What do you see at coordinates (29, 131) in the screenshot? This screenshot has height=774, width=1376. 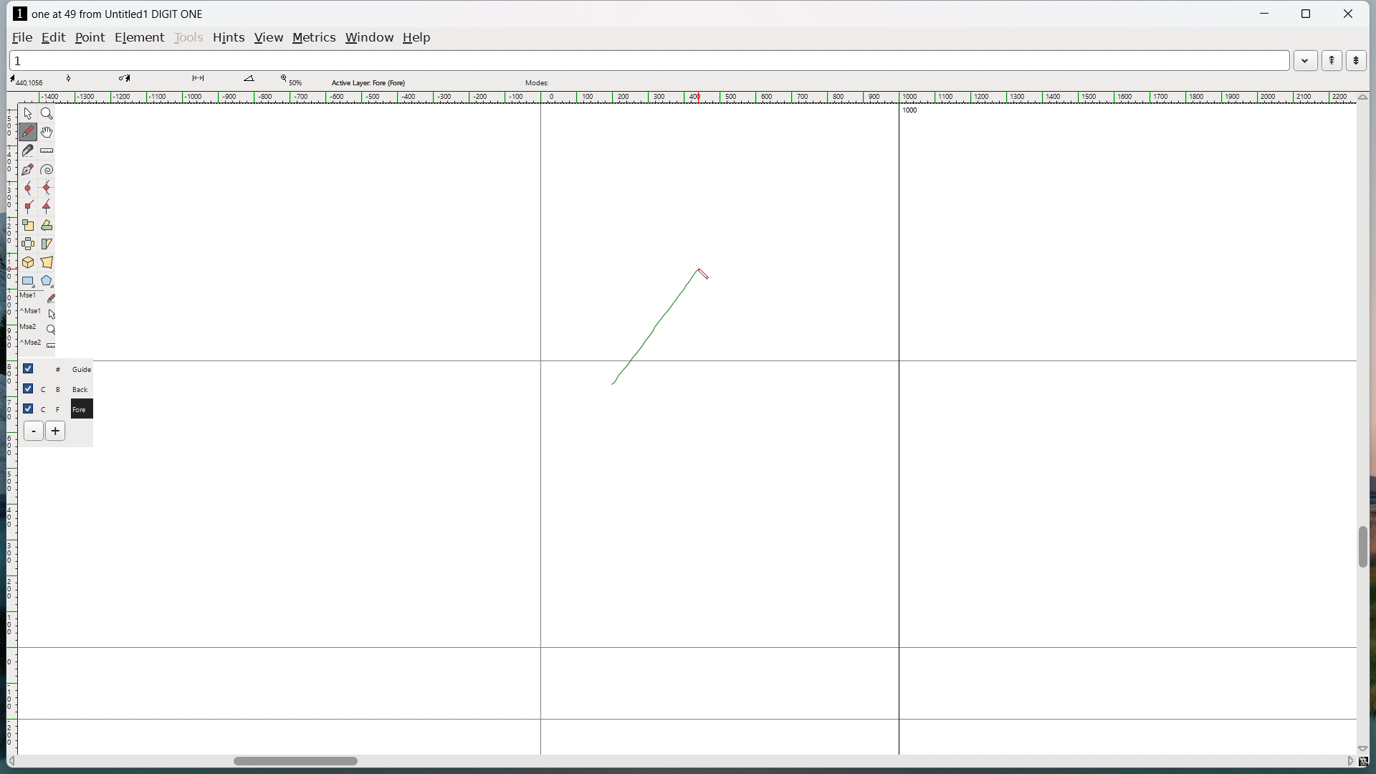 I see `draw freehand curve ` at bounding box center [29, 131].